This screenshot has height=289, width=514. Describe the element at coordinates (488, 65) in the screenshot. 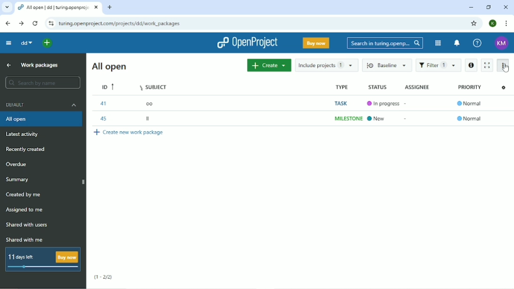

I see `Activate zen mode` at that location.